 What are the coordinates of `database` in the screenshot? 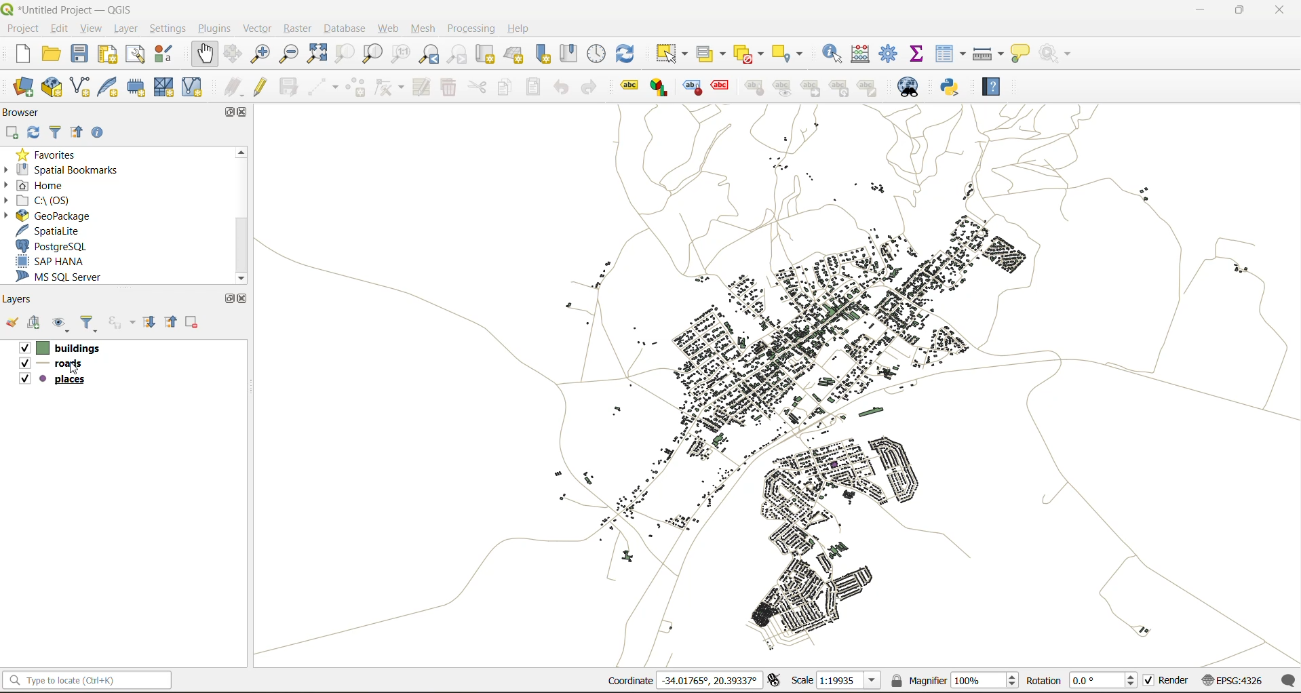 It's located at (344, 29).